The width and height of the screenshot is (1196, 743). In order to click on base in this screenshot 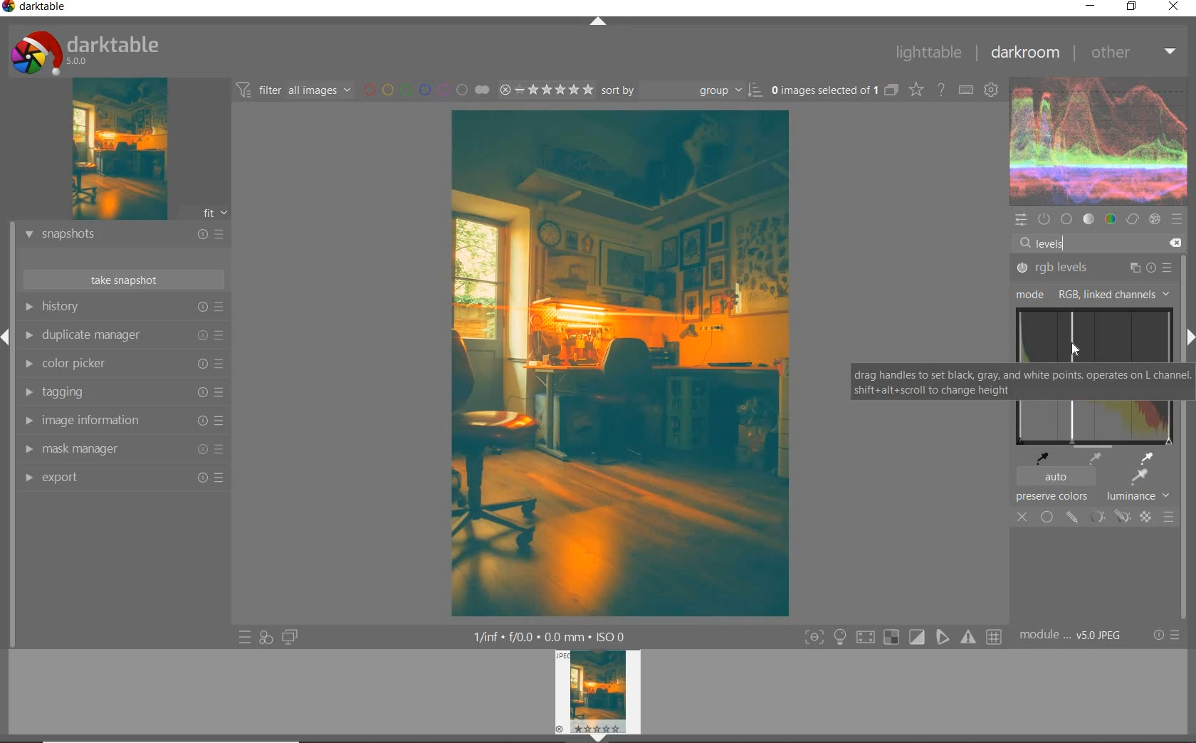, I will do `click(1066, 219)`.